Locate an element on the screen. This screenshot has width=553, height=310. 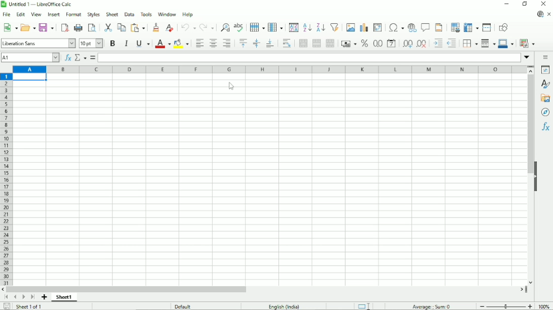
Increase indent is located at coordinates (437, 44).